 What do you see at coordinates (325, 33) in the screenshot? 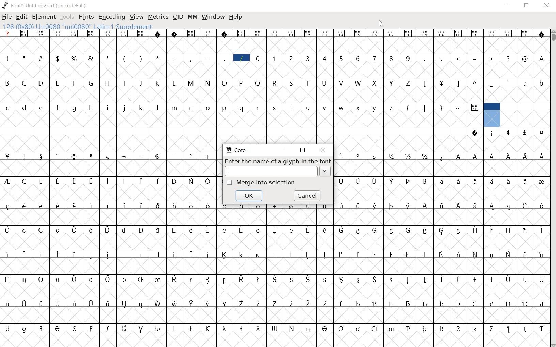
I see `Symbol` at bounding box center [325, 33].